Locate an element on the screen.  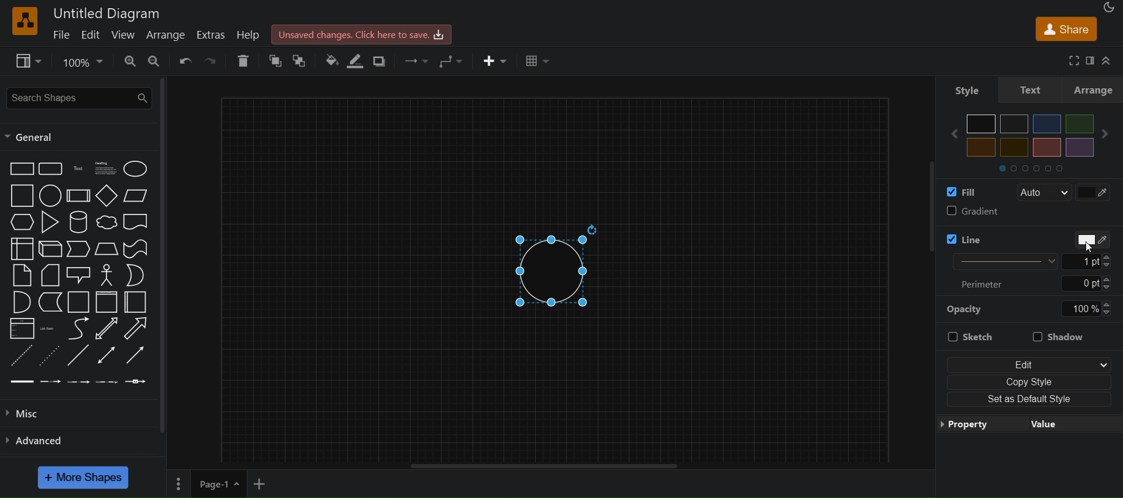
opacity is located at coordinates (966, 309).